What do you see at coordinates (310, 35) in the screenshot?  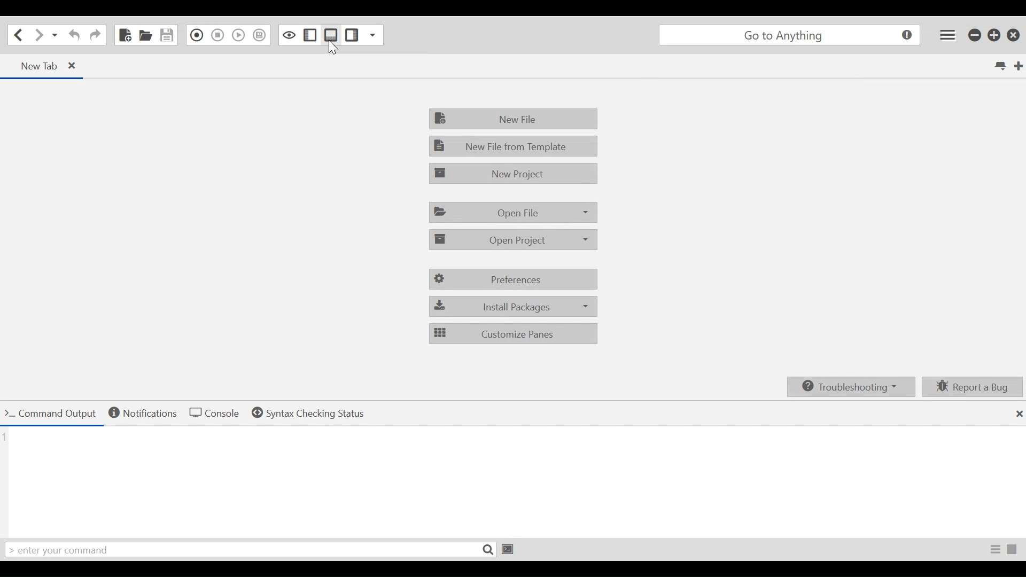 I see `Show/Hide Left Pane` at bounding box center [310, 35].